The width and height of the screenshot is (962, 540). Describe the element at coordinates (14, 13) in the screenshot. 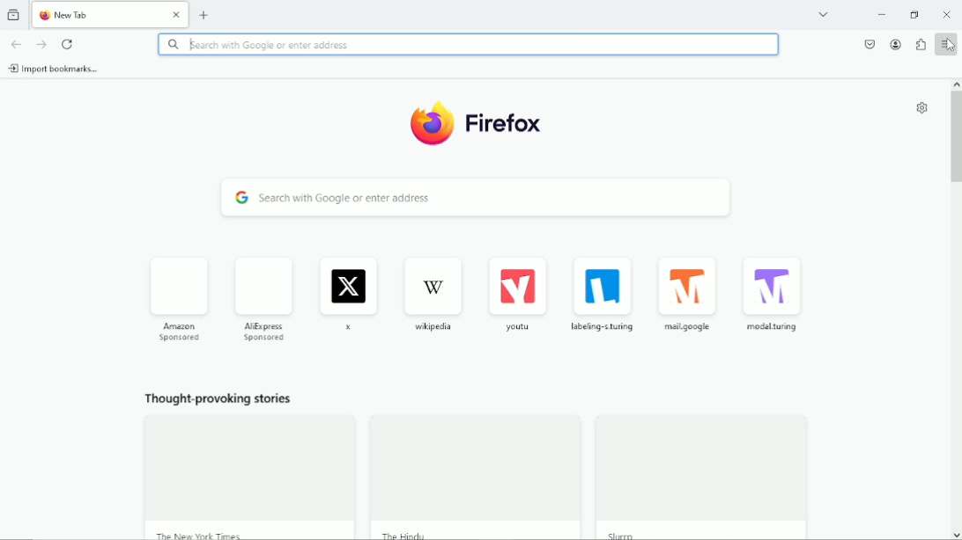

I see `View recent browsing` at that location.